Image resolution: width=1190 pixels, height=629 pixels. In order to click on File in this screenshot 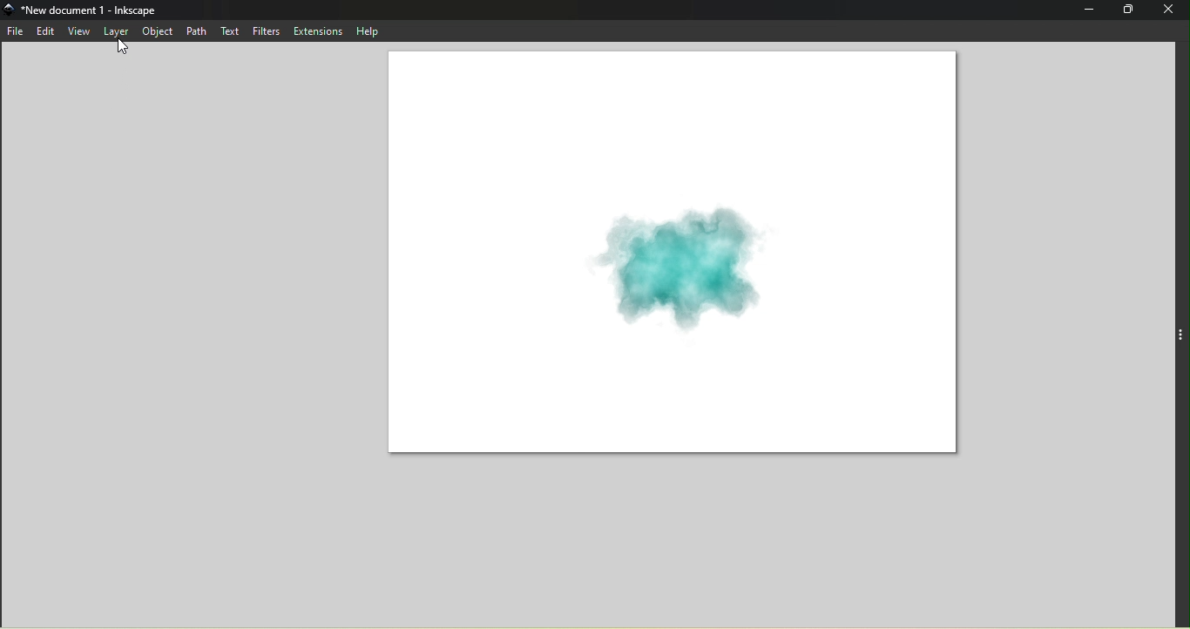, I will do `click(17, 33)`.